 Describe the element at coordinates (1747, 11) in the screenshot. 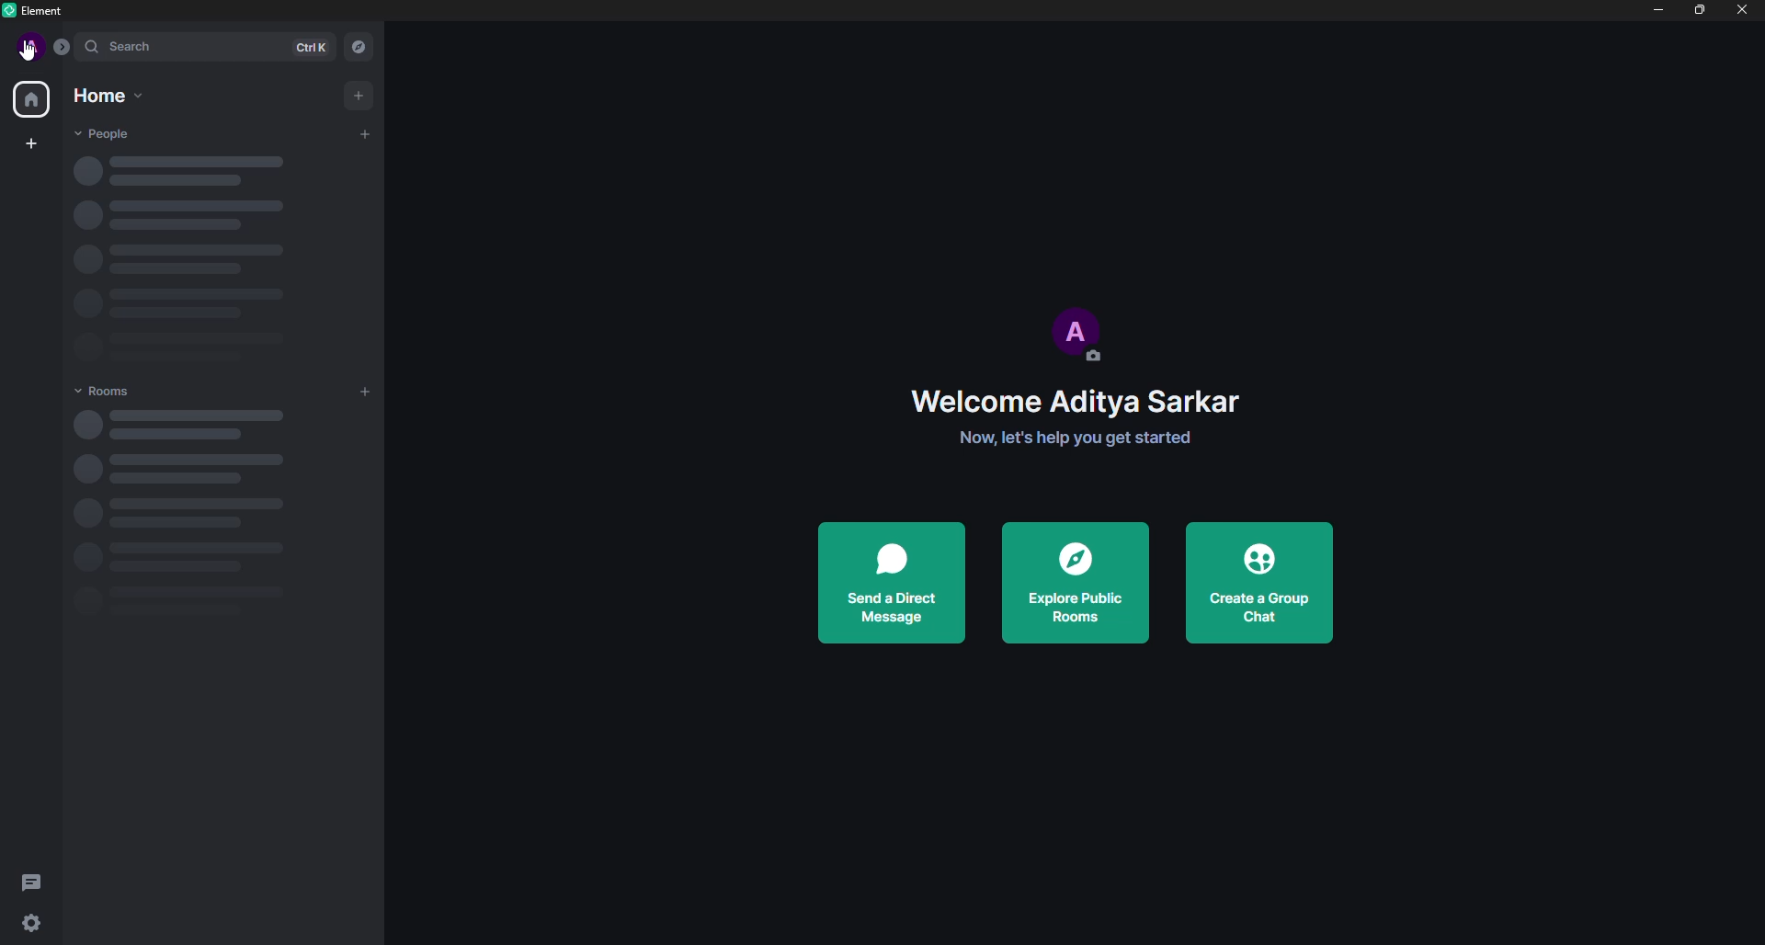

I see `close` at that location.